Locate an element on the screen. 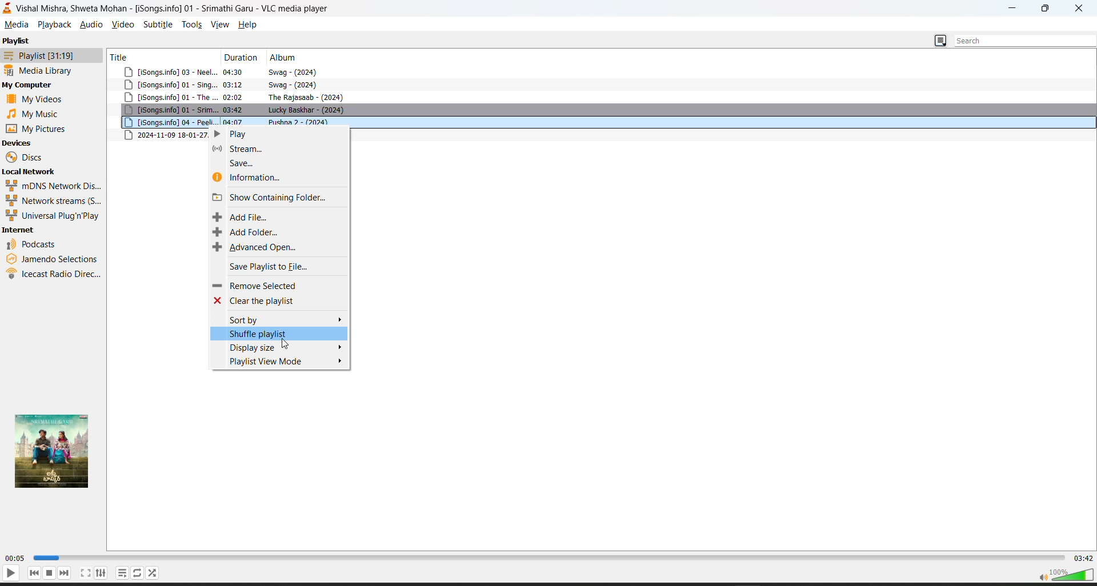 The height and width of the screenshot is (586, 1097). songs.info 01-the is located at coordinates (170, 98).